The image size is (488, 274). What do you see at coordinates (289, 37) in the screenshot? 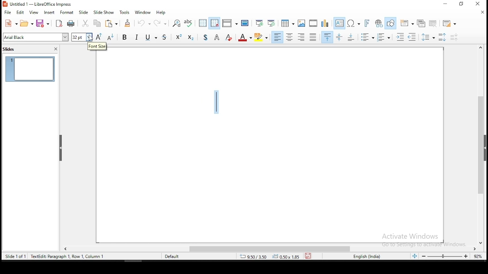
I see `Centre Align` at bounding box center [289, 37].